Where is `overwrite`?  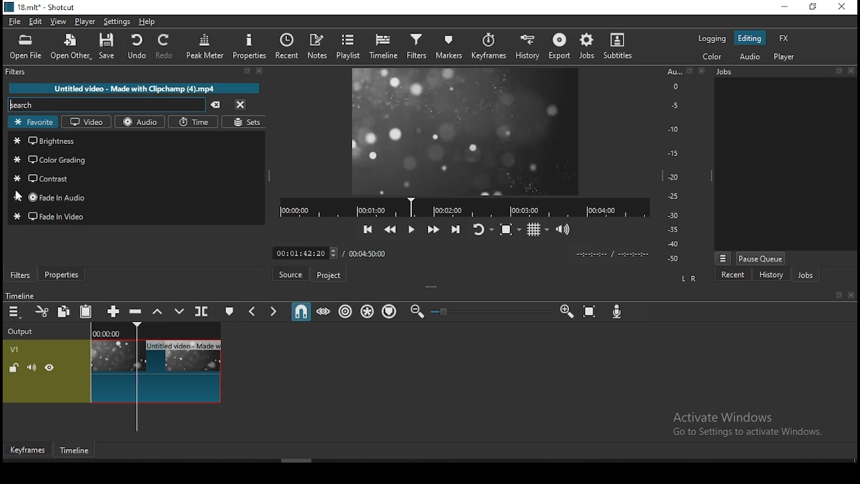
overwrite is located at coordinates (179, 311).